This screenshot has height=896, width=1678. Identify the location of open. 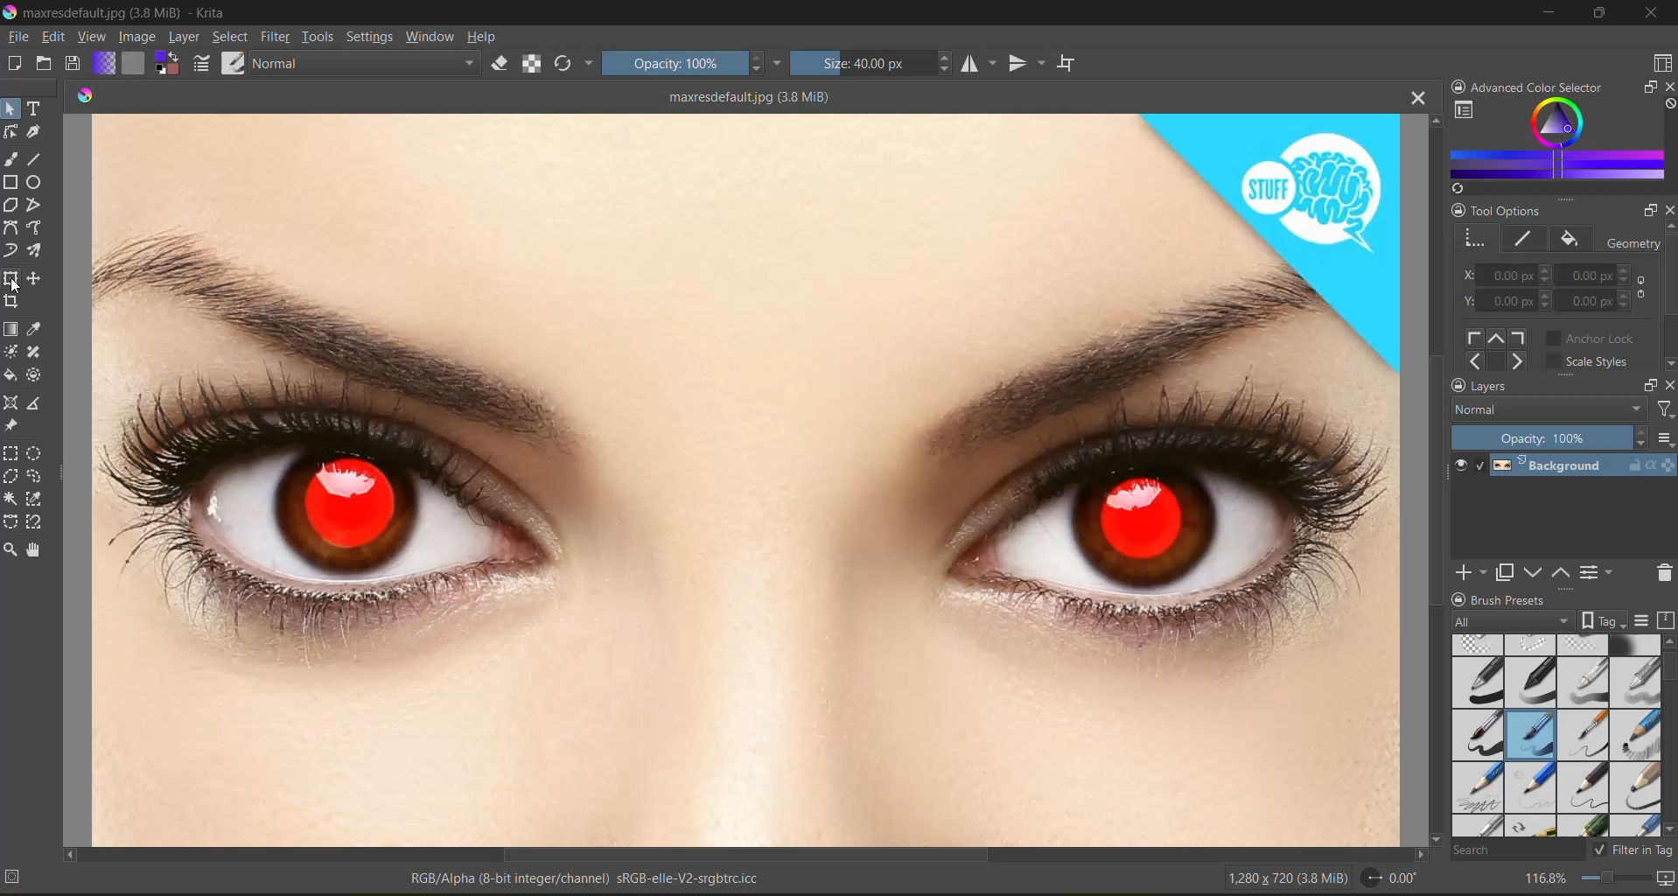
(47, 66).